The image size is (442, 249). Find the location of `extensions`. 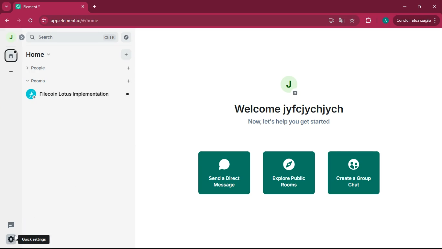

extensions is located at coordinates (369, 20).